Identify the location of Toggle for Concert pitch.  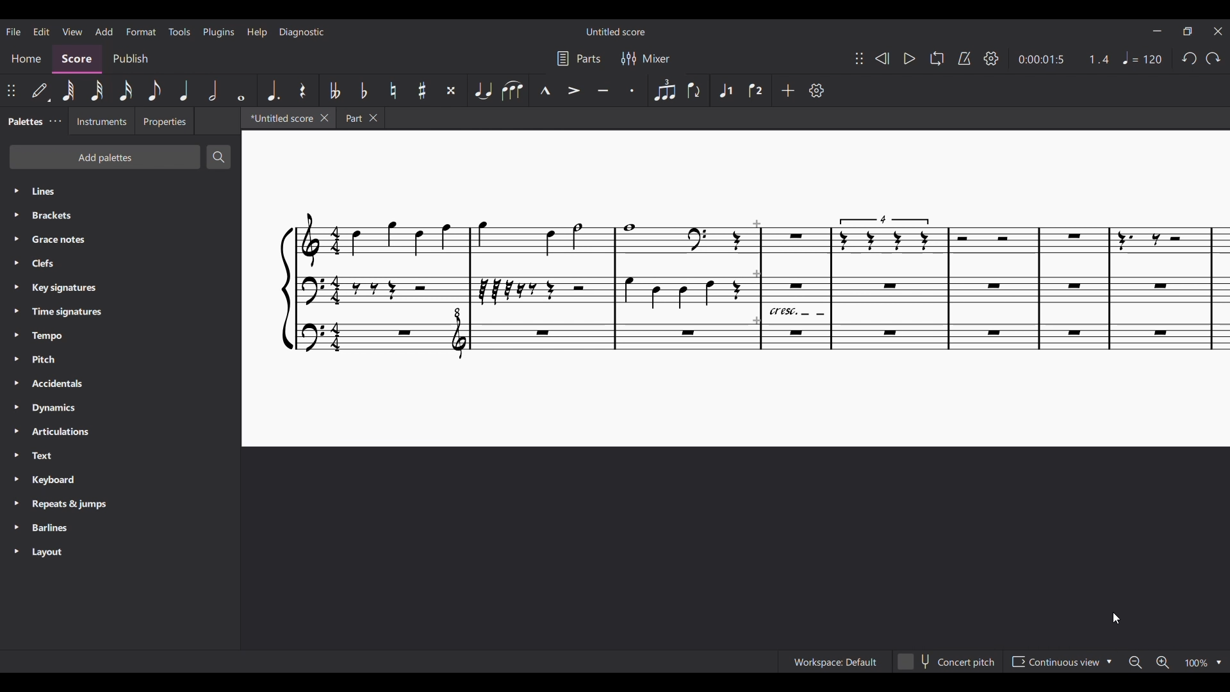
(958, 664).